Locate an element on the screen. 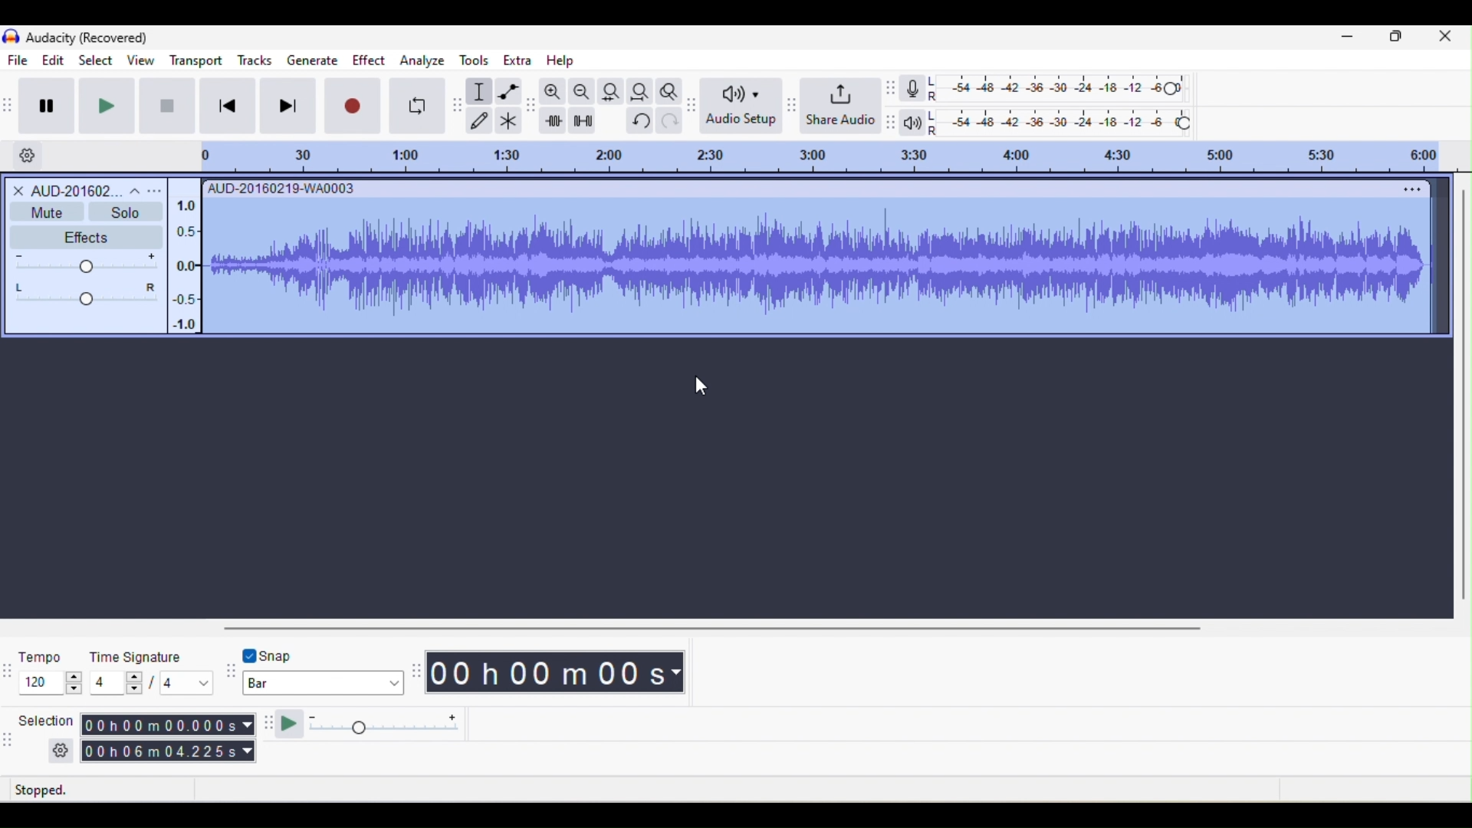 The height and width of the screenshot is (828, 1472). effect is located at coordinates (367, 64).